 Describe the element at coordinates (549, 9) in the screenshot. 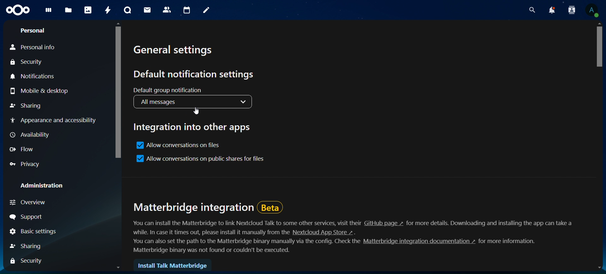

I see `notifications` at that location.